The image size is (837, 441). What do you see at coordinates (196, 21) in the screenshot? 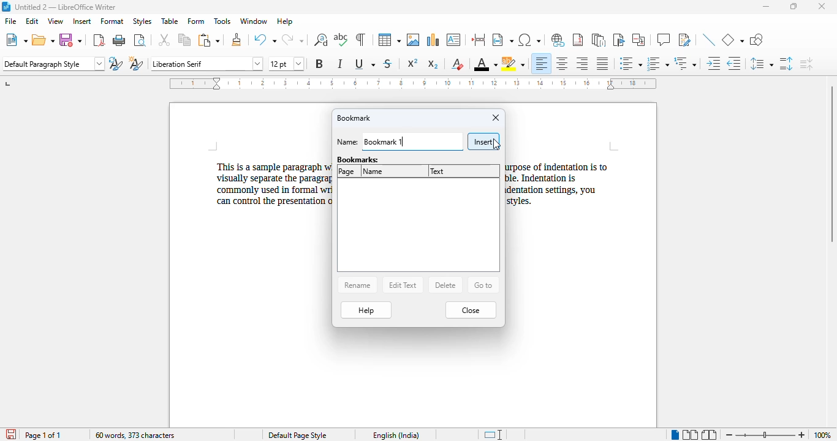
I see `form` at bounding box center [196, 21].